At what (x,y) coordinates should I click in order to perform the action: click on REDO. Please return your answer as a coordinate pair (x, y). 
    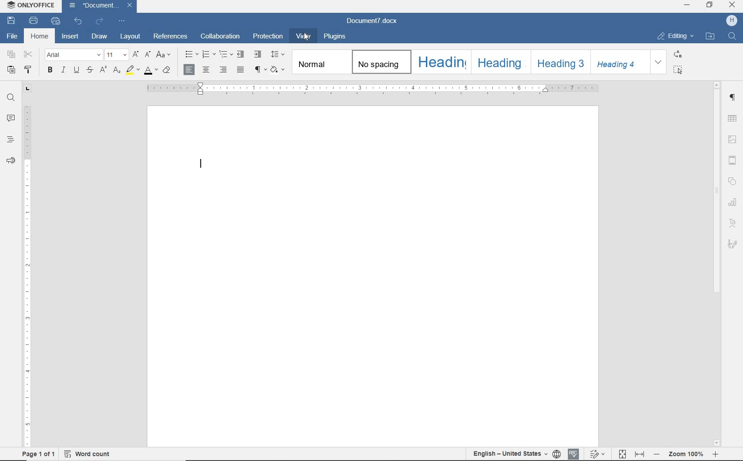
    Looking at the image, I should click on (100, 22).